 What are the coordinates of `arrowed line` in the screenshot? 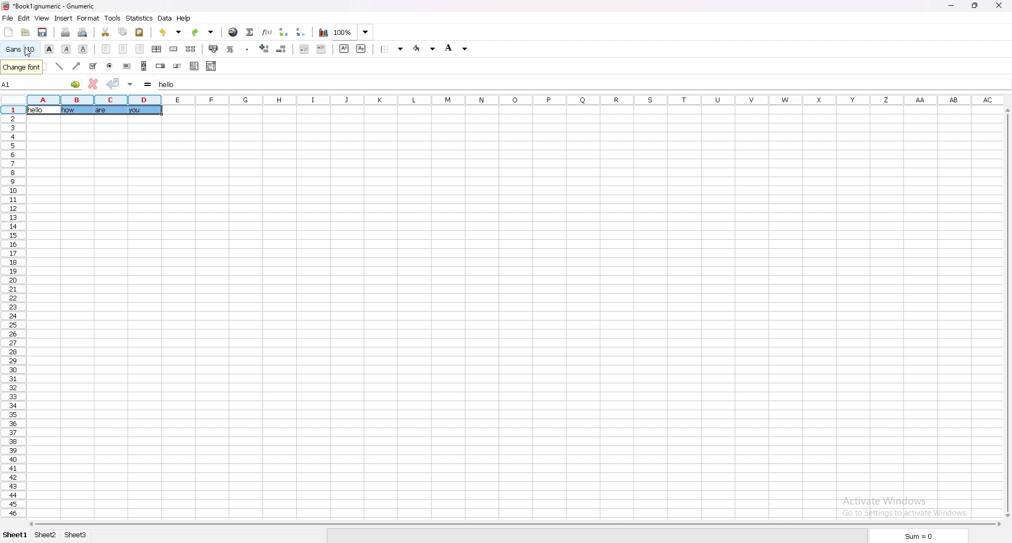 It's located at (76, 66).